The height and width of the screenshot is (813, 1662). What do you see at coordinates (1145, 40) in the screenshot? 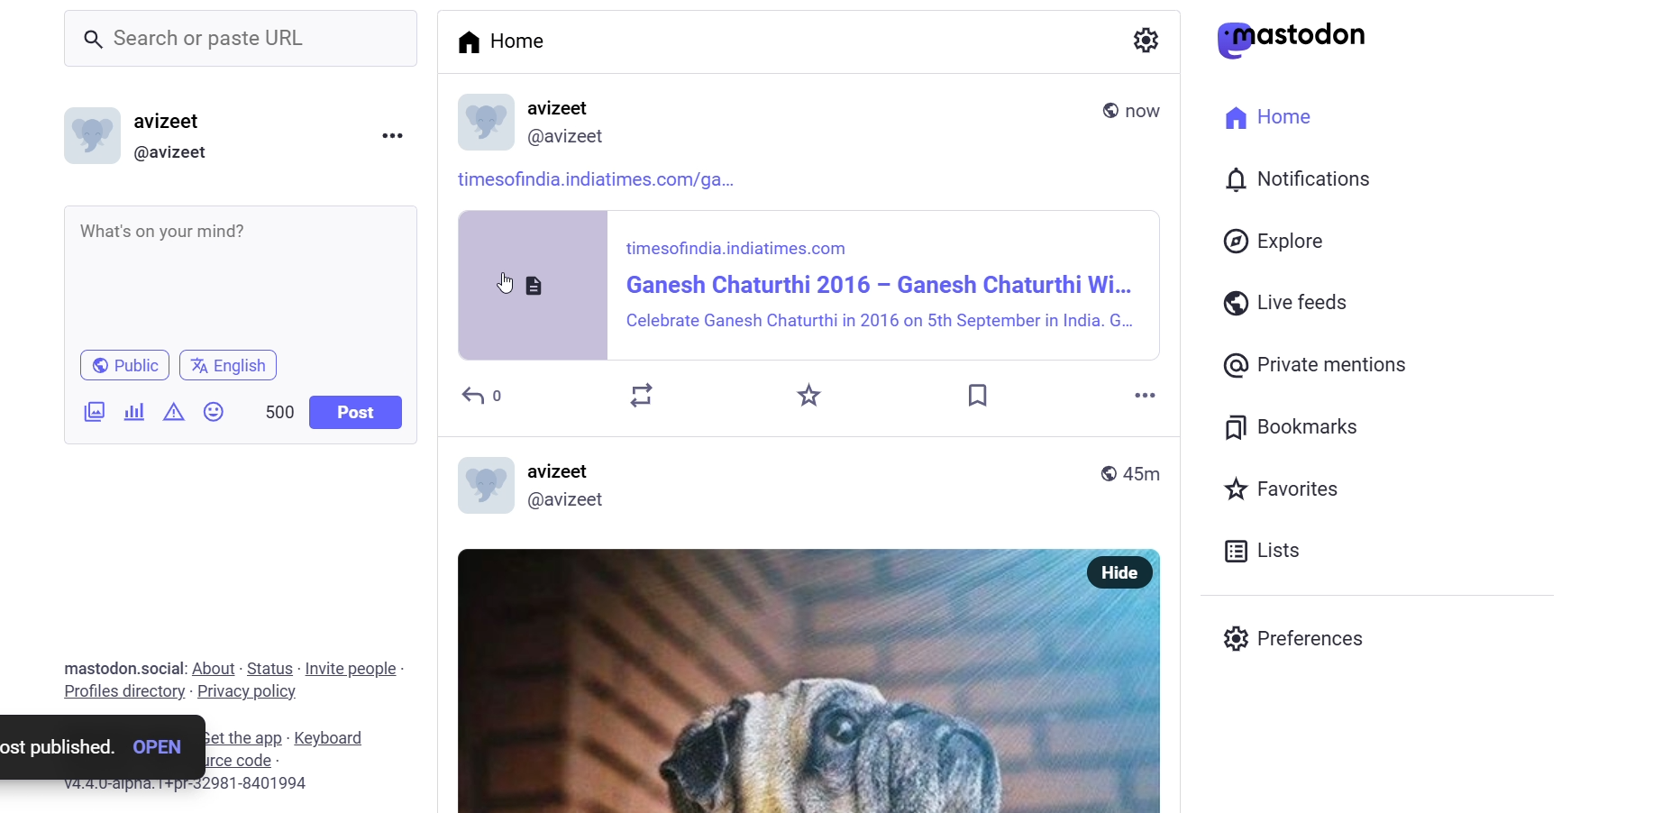
I see `a` at bounding box center [1145, 40].